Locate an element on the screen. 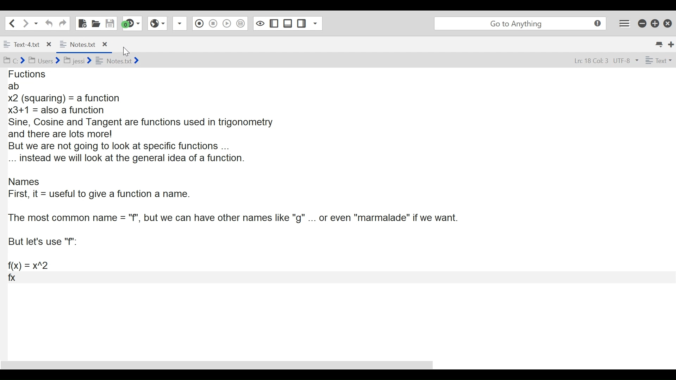 The width and height of the screenshot is (676, 380). ln: 18 col:3 is located at coordinates (589, 61).